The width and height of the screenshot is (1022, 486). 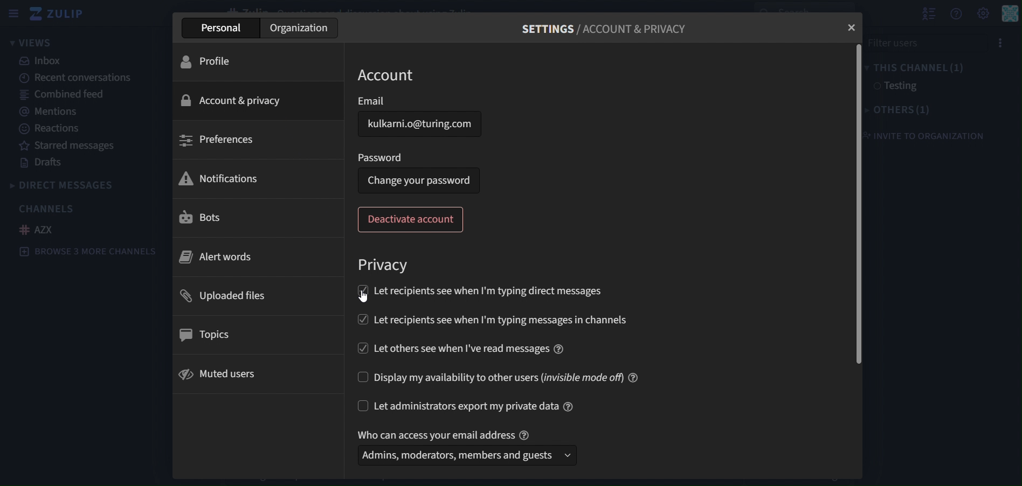 I want to click on muted users, so click(x=222, y=373).